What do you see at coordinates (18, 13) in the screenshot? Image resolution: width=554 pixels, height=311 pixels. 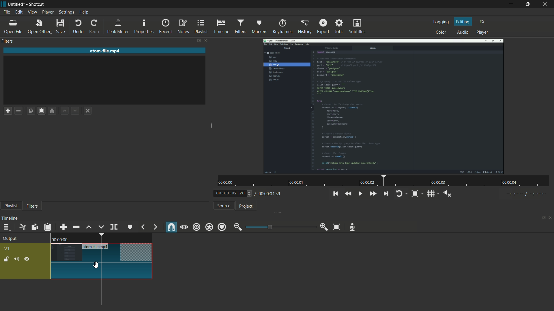 I see `edit` at bounding box center [18, 13].